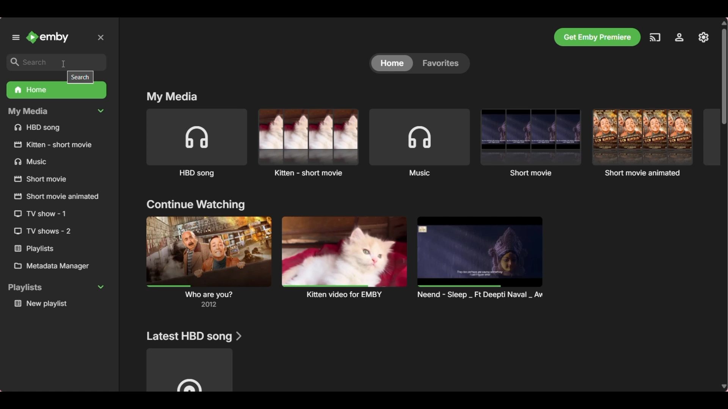 This screenshot has height=409, width=728. What do you see at coordinates (57, 266) in the screenshot?
I see `Metadata manager` at bounding box center [57, 266].